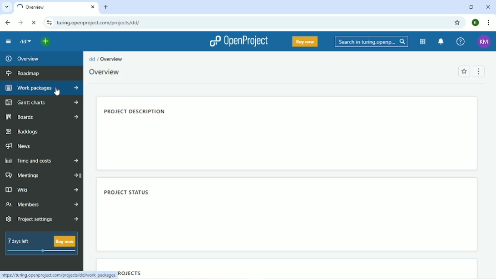 The height and width of the screenshot is (279, 496). What do you see at coordinates (479, 71) in the screenshot?
I see `Menu` at bounding box center [479, 71].